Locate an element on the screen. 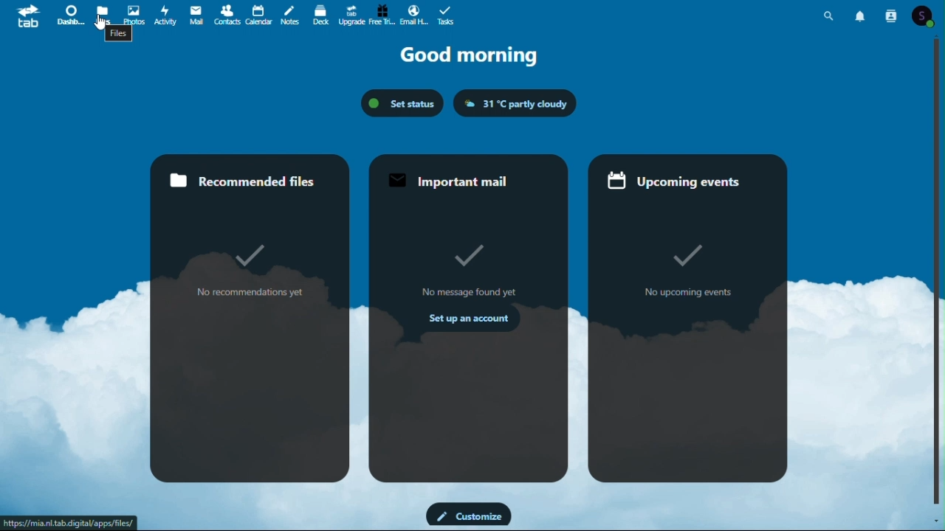  vertical scroll bar is located at coordinates (939, 273).